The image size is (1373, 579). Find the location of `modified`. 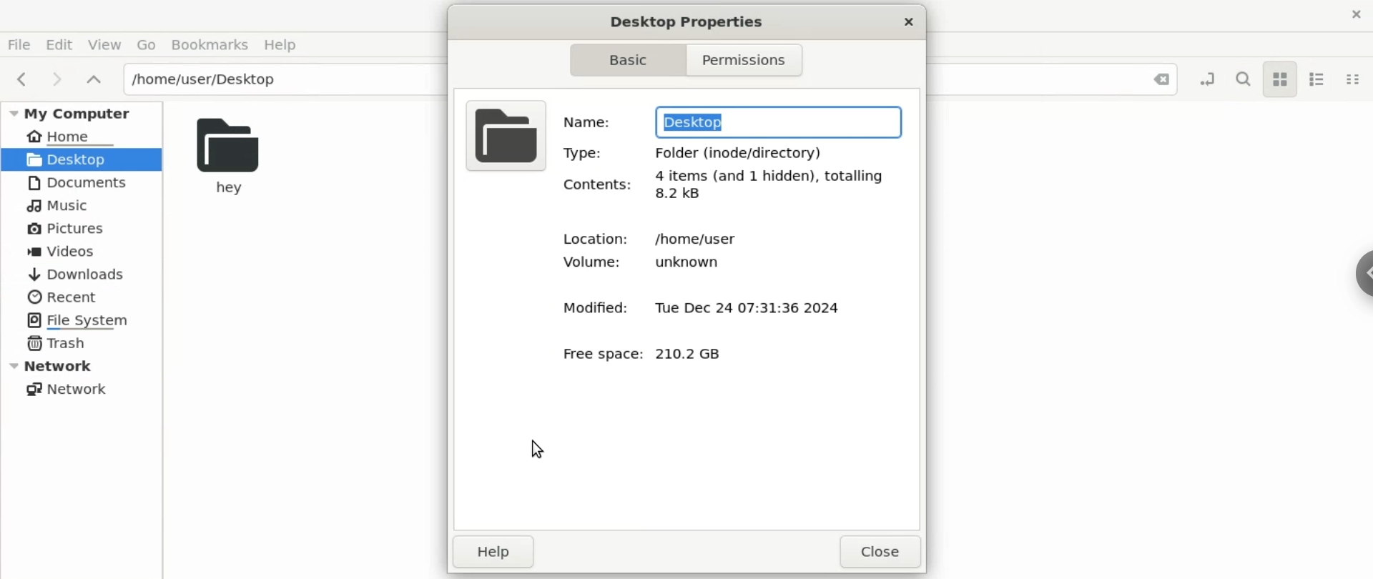

modified is located at coordinates (584, 307).